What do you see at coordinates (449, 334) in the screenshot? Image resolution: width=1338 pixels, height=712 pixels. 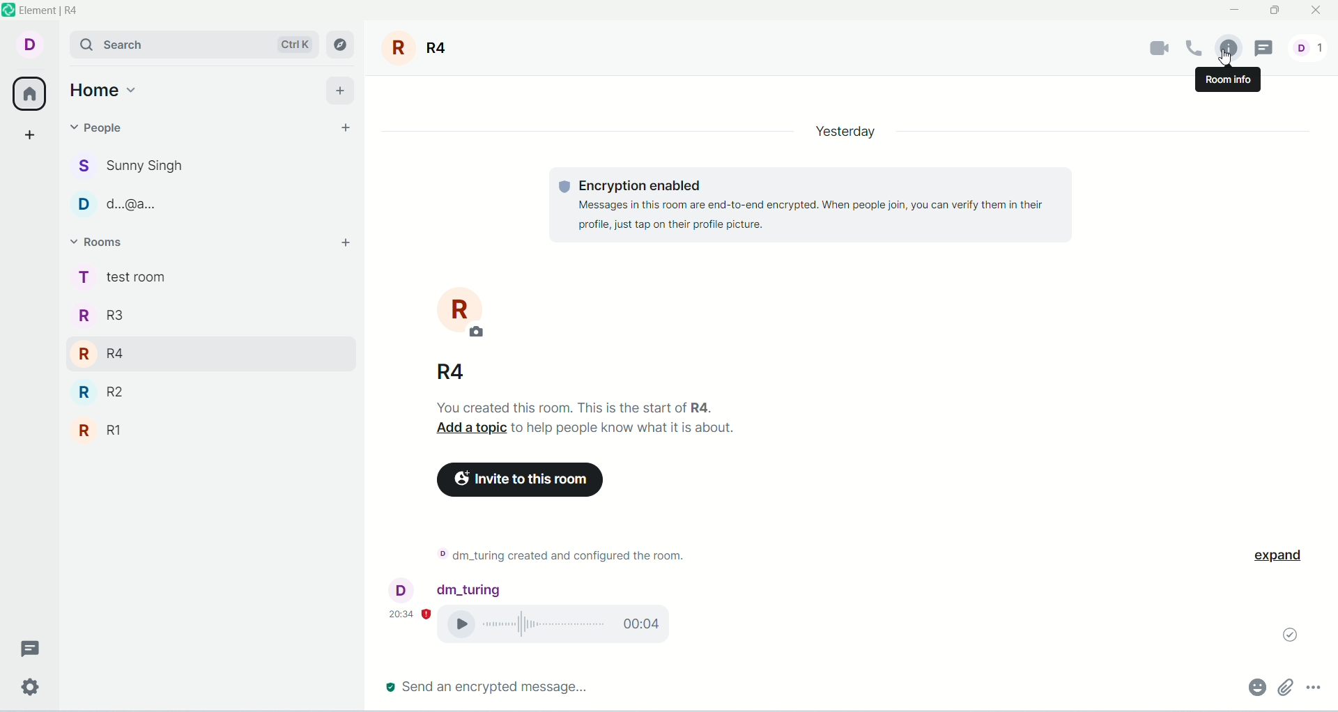 I see `room` at bounding box center [449, 334].